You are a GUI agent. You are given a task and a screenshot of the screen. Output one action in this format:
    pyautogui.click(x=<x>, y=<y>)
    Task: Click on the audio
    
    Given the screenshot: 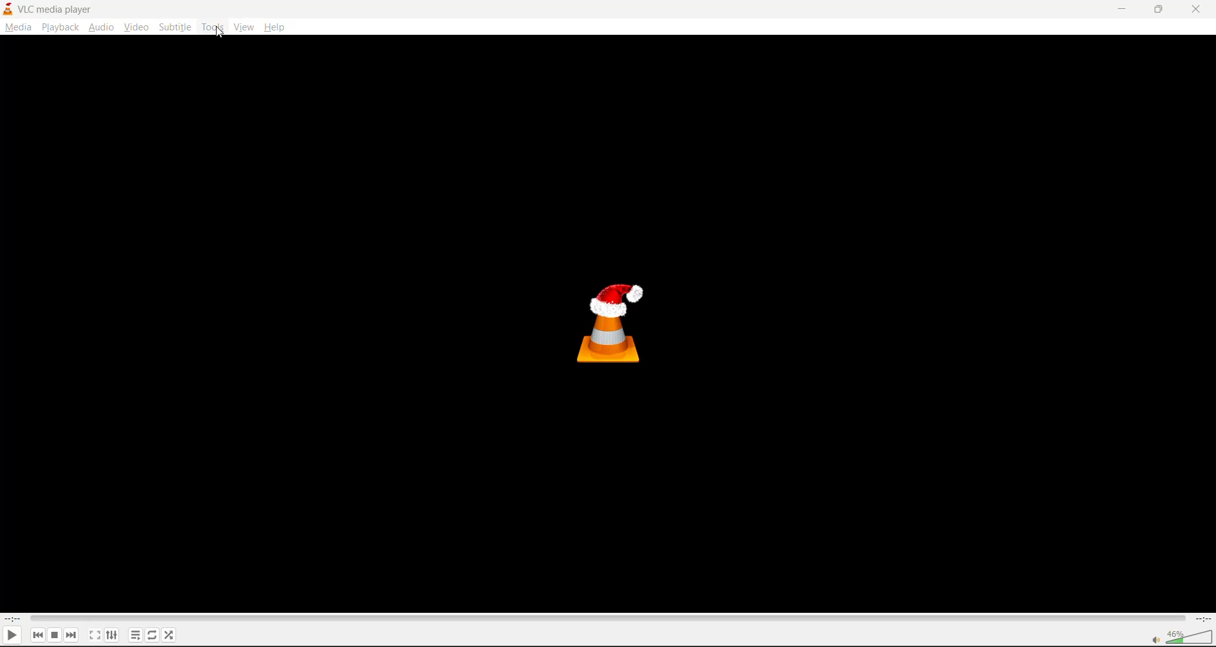 What is the action you would take?
    pyautogui.click(x=101, y=26)
    